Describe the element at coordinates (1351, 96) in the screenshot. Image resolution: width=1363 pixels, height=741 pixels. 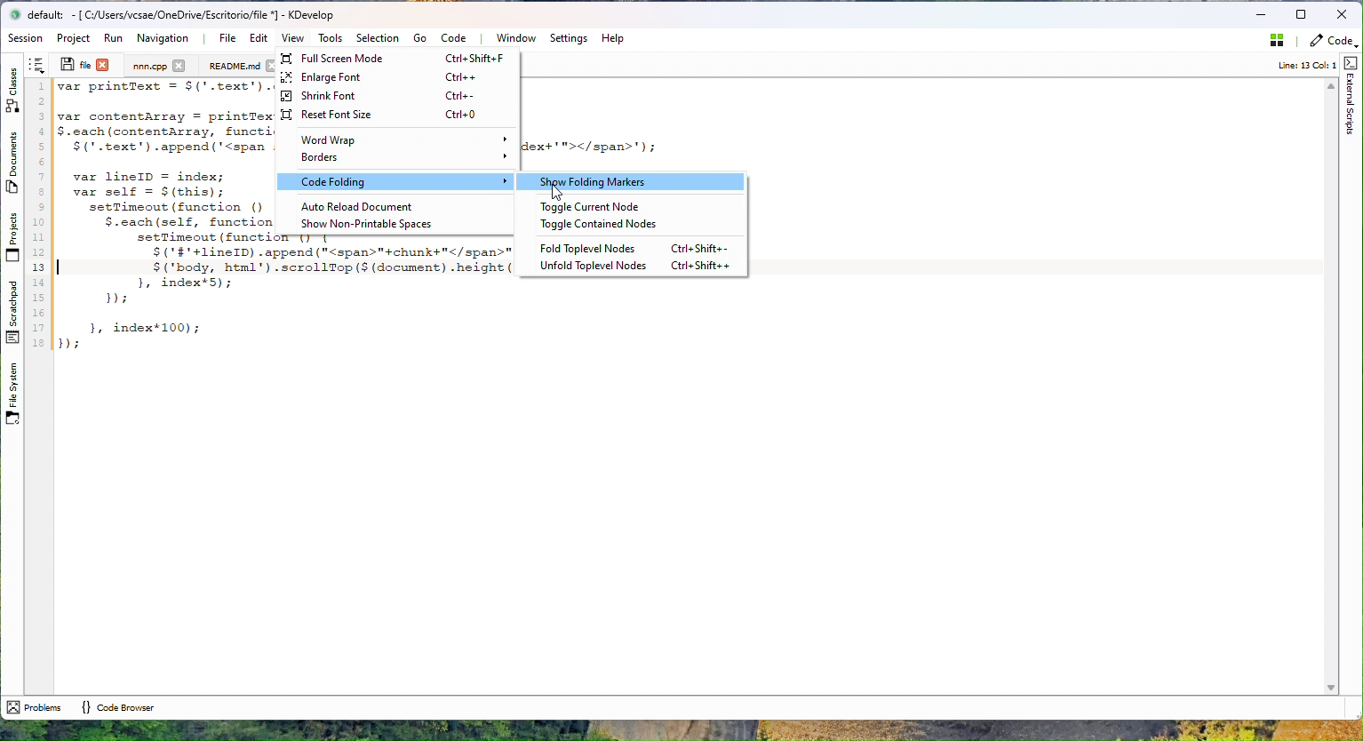
I see `External scripts` at that location.